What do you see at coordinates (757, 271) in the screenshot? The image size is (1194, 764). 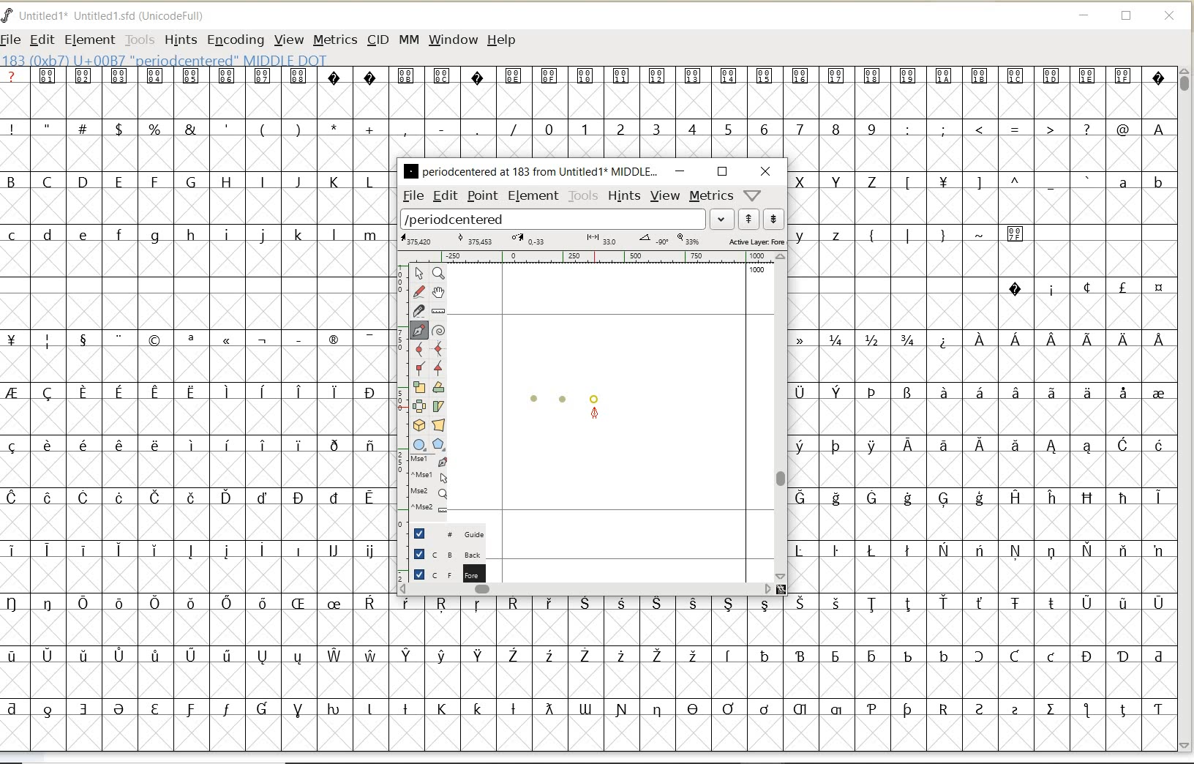 I see `1000` at bounding box center [757, 271].